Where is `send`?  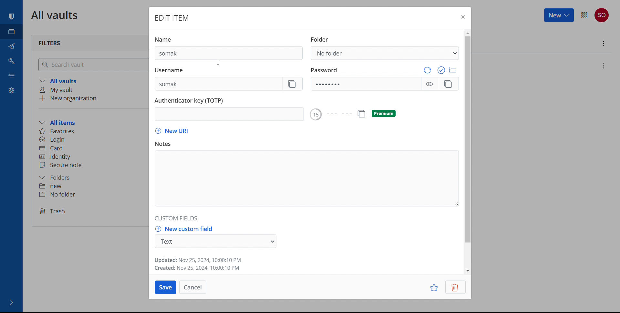 send is located at coordinates (11, 46).